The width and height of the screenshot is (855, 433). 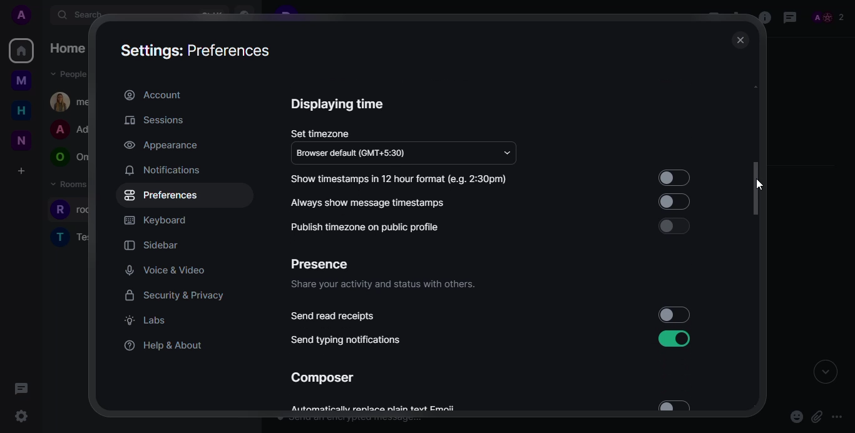 I want to click on Browser default (GMT+5:30), so click(x=352, y=153).